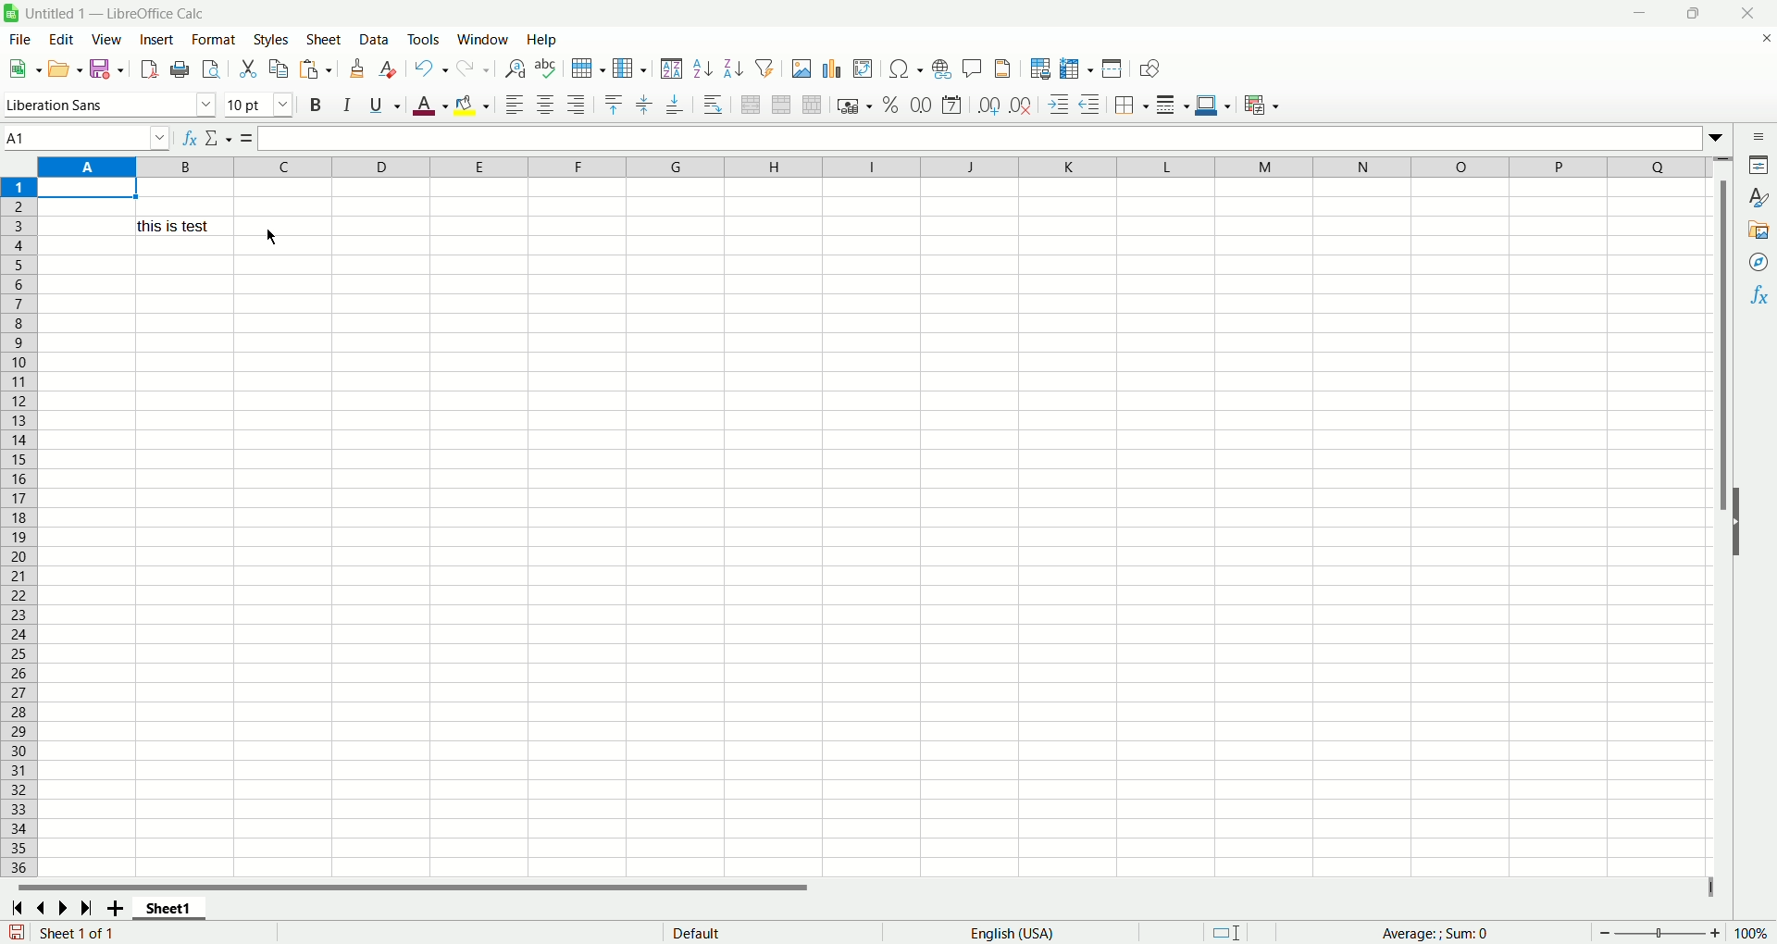 Image resolution: width=1777 pixels, height=944 pixels. I want to click on sheet, so click(326, 41).